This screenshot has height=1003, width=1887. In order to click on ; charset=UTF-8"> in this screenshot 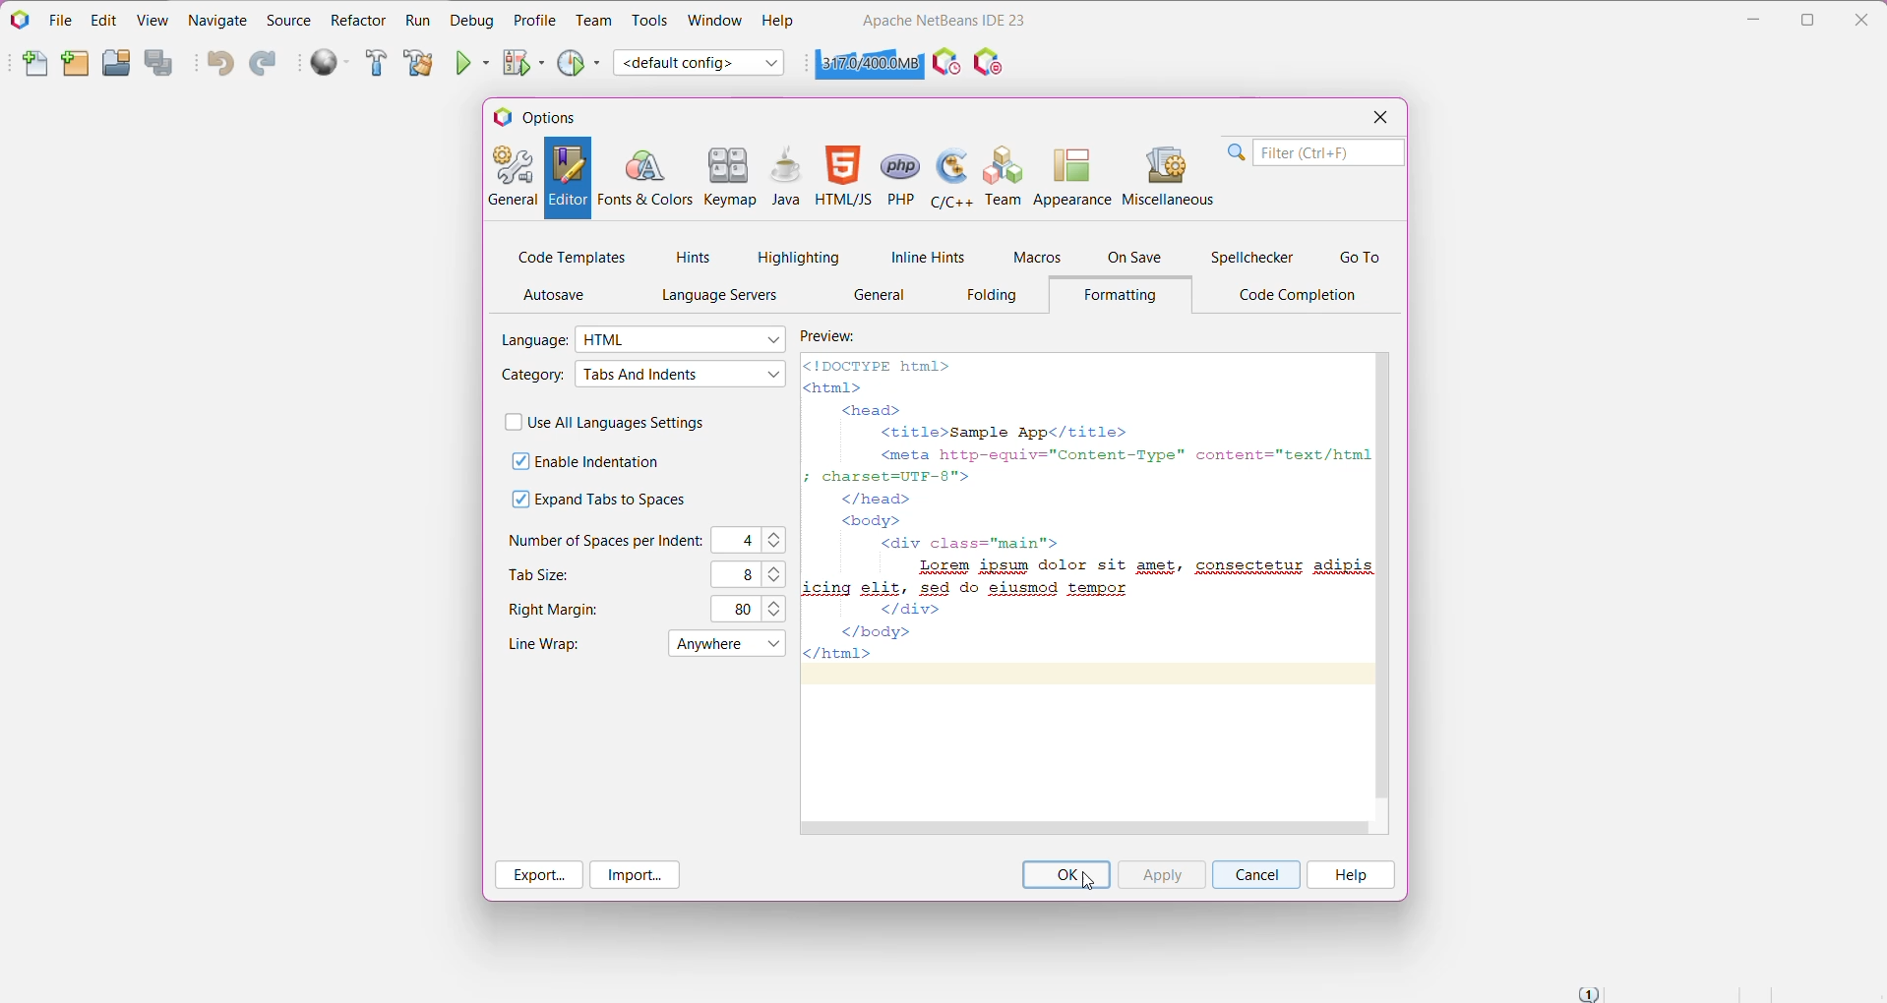, I will do `click(894, 477)`.